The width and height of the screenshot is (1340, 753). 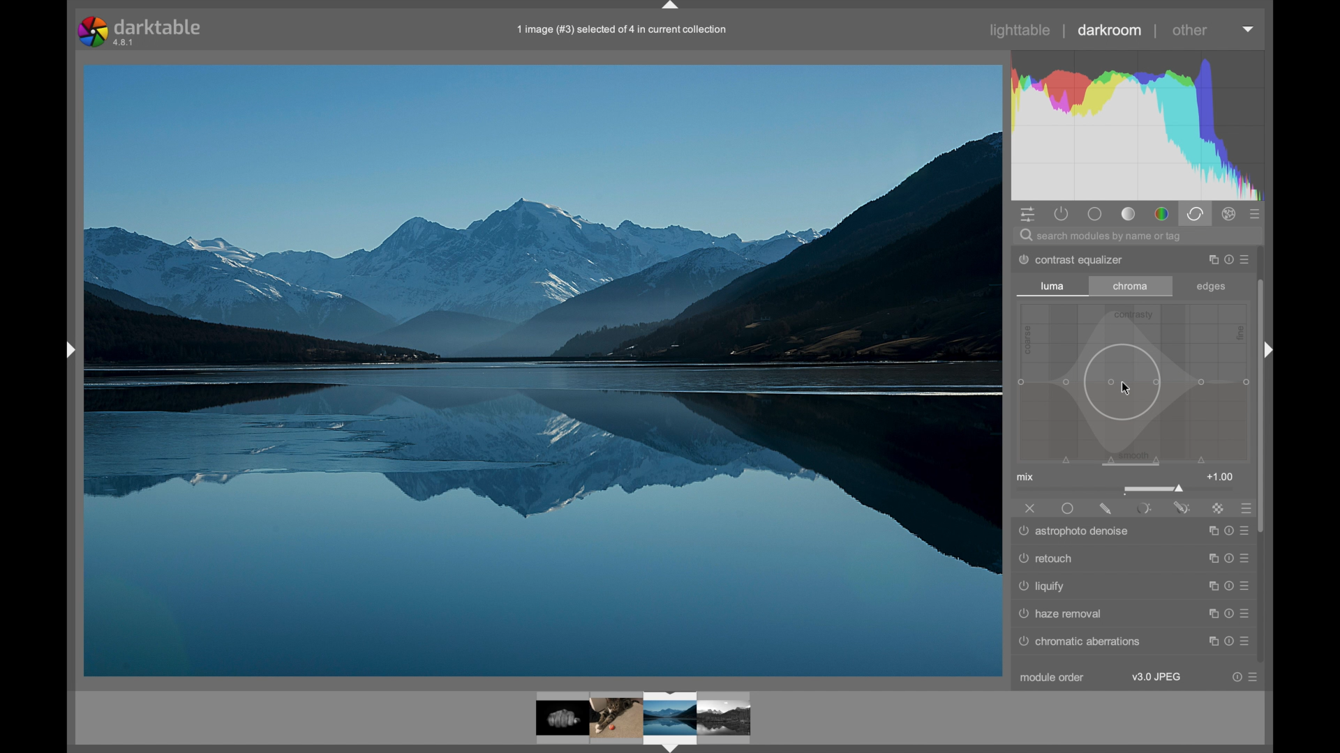 What do you see at coordinates (1161, 213) in the screenshot?
I see `color` at bounding box center [1161, 213].